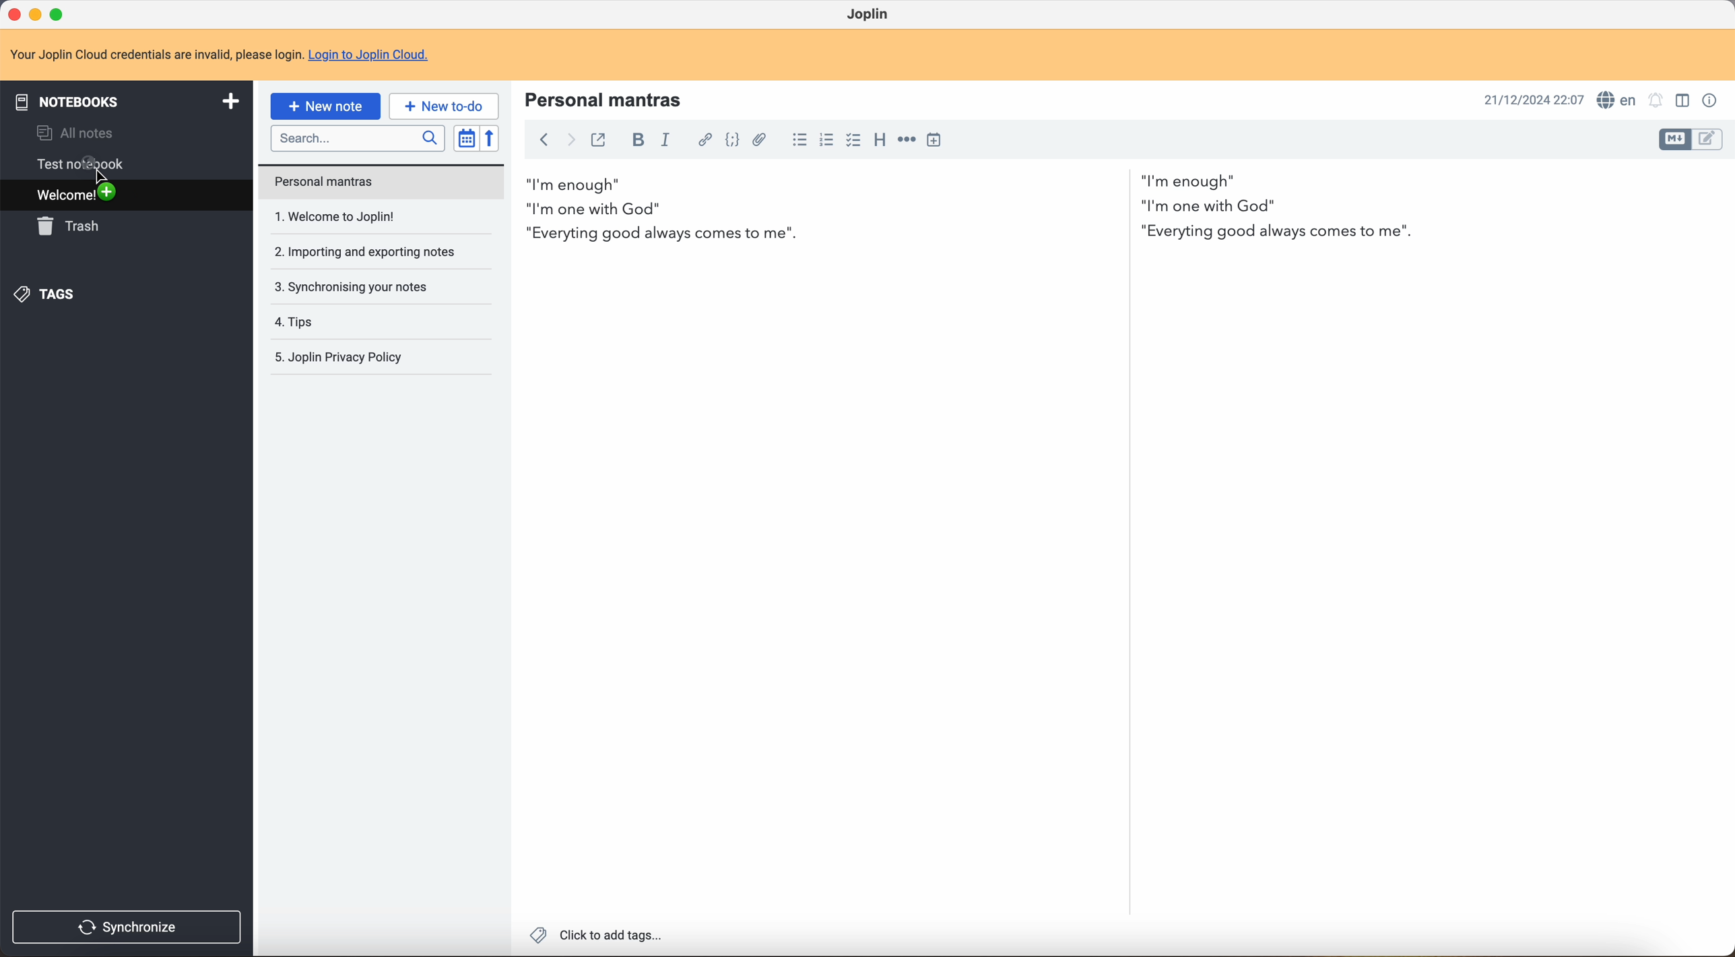 The height and width of the screenshot is (957, 1735). I want to click on personal mantras note, so click(382, 181).